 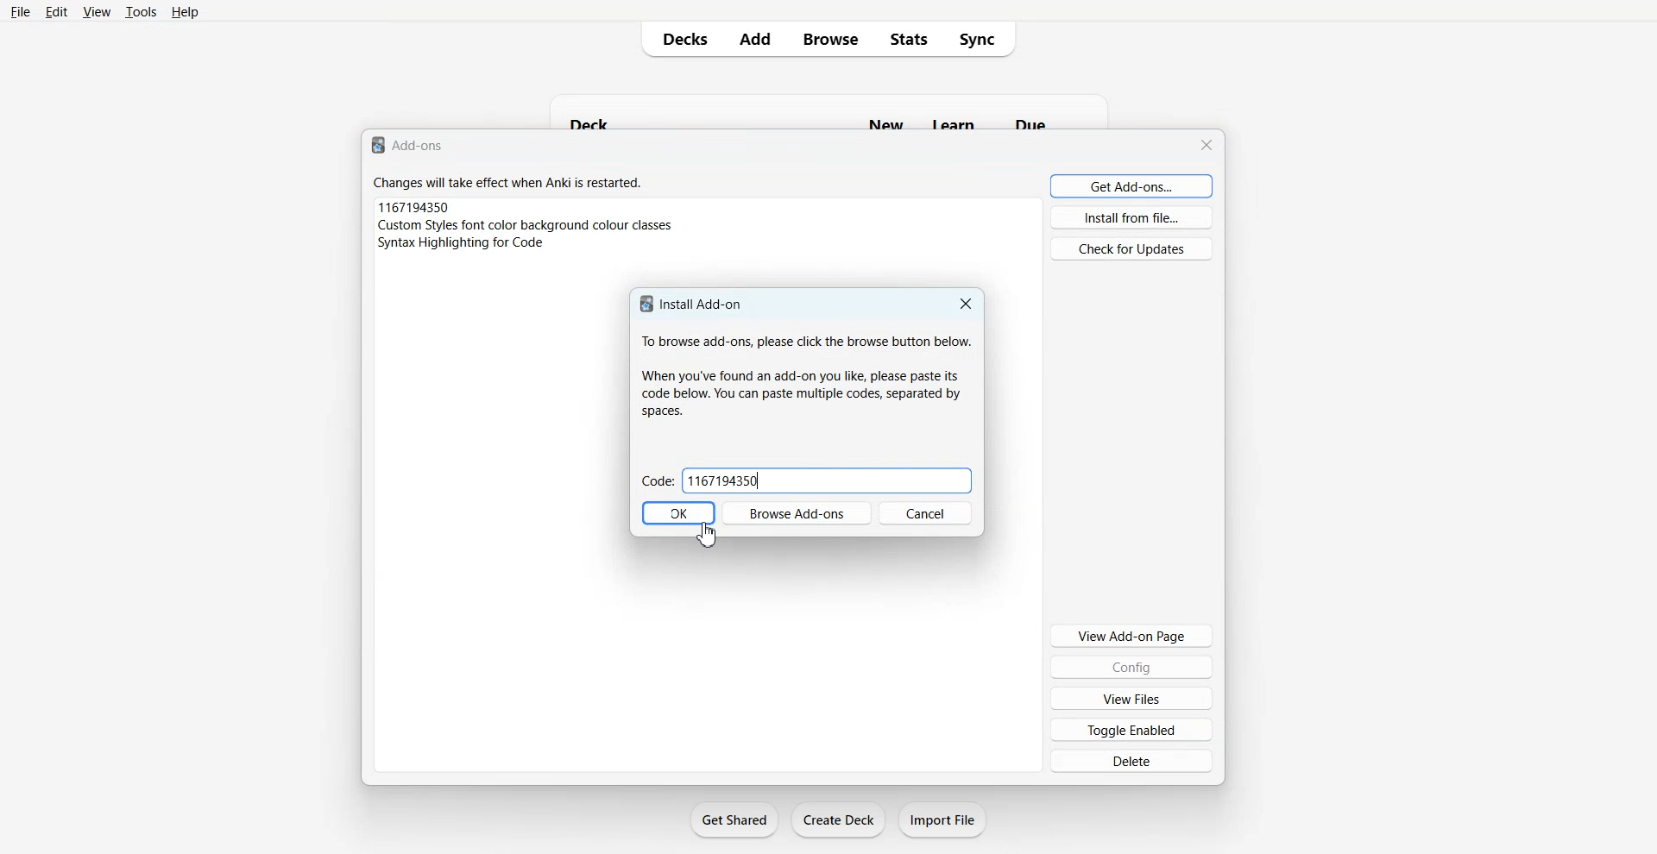 I want to click on Delete, so click(x=1131, y=761).